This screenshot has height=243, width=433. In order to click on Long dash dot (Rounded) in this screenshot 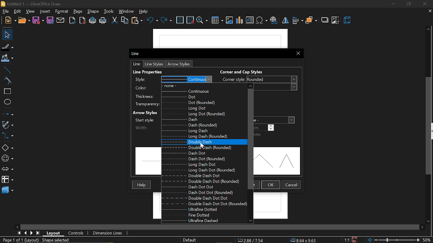, I will do `click(202, 170)`.